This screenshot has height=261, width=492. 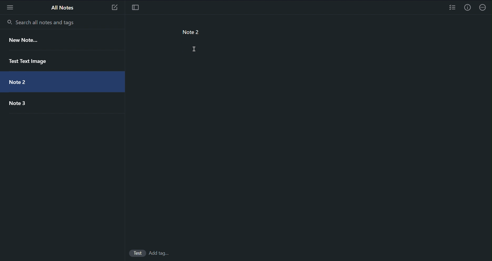 I want to click on All Notes, so click(x=62, y=7).